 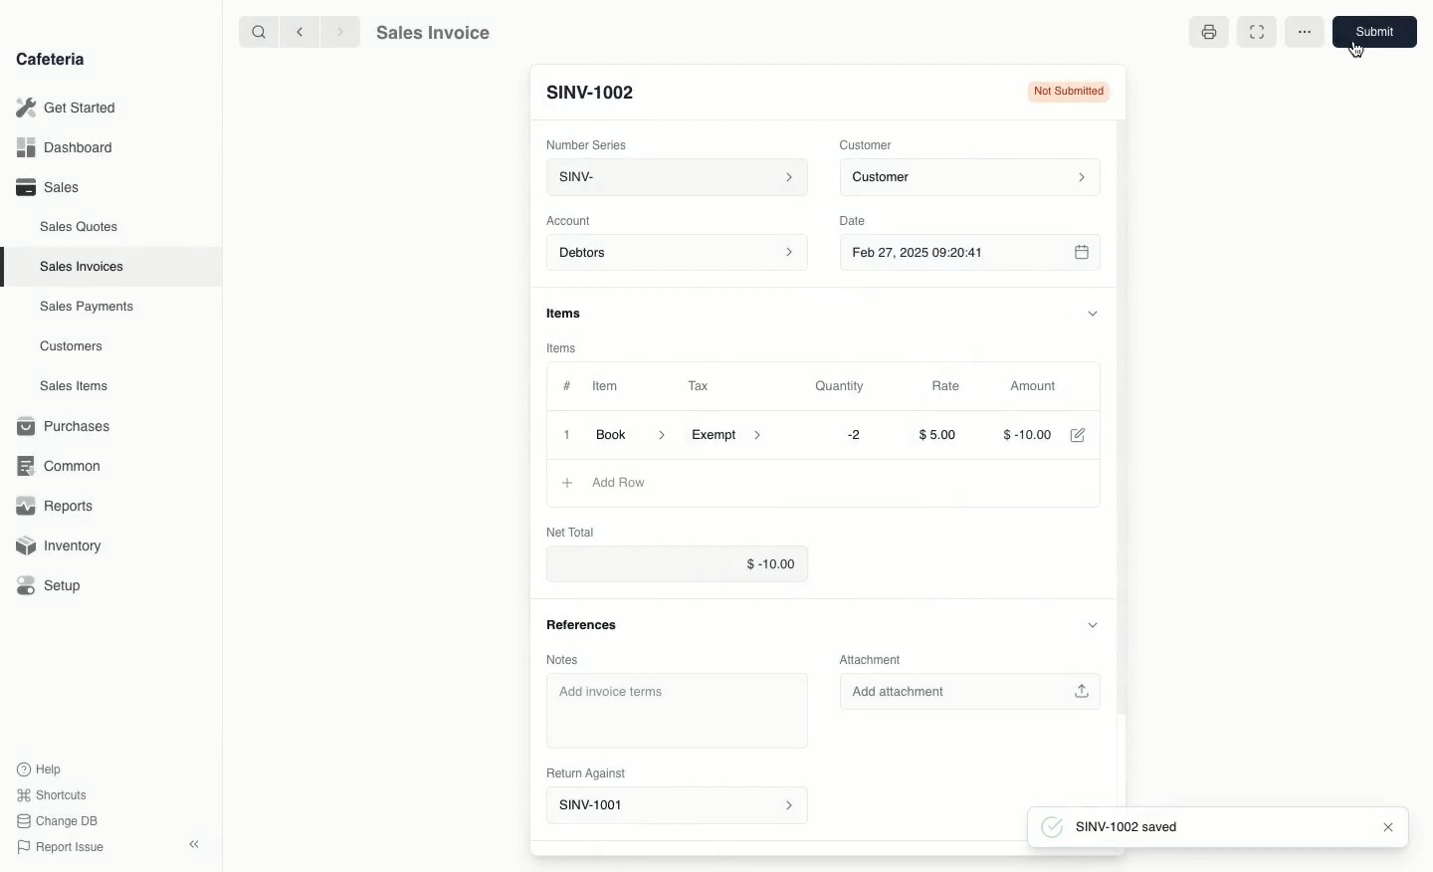 I want to click on Feb 27, 2025 09:19:04, so click(x=978, y=254).